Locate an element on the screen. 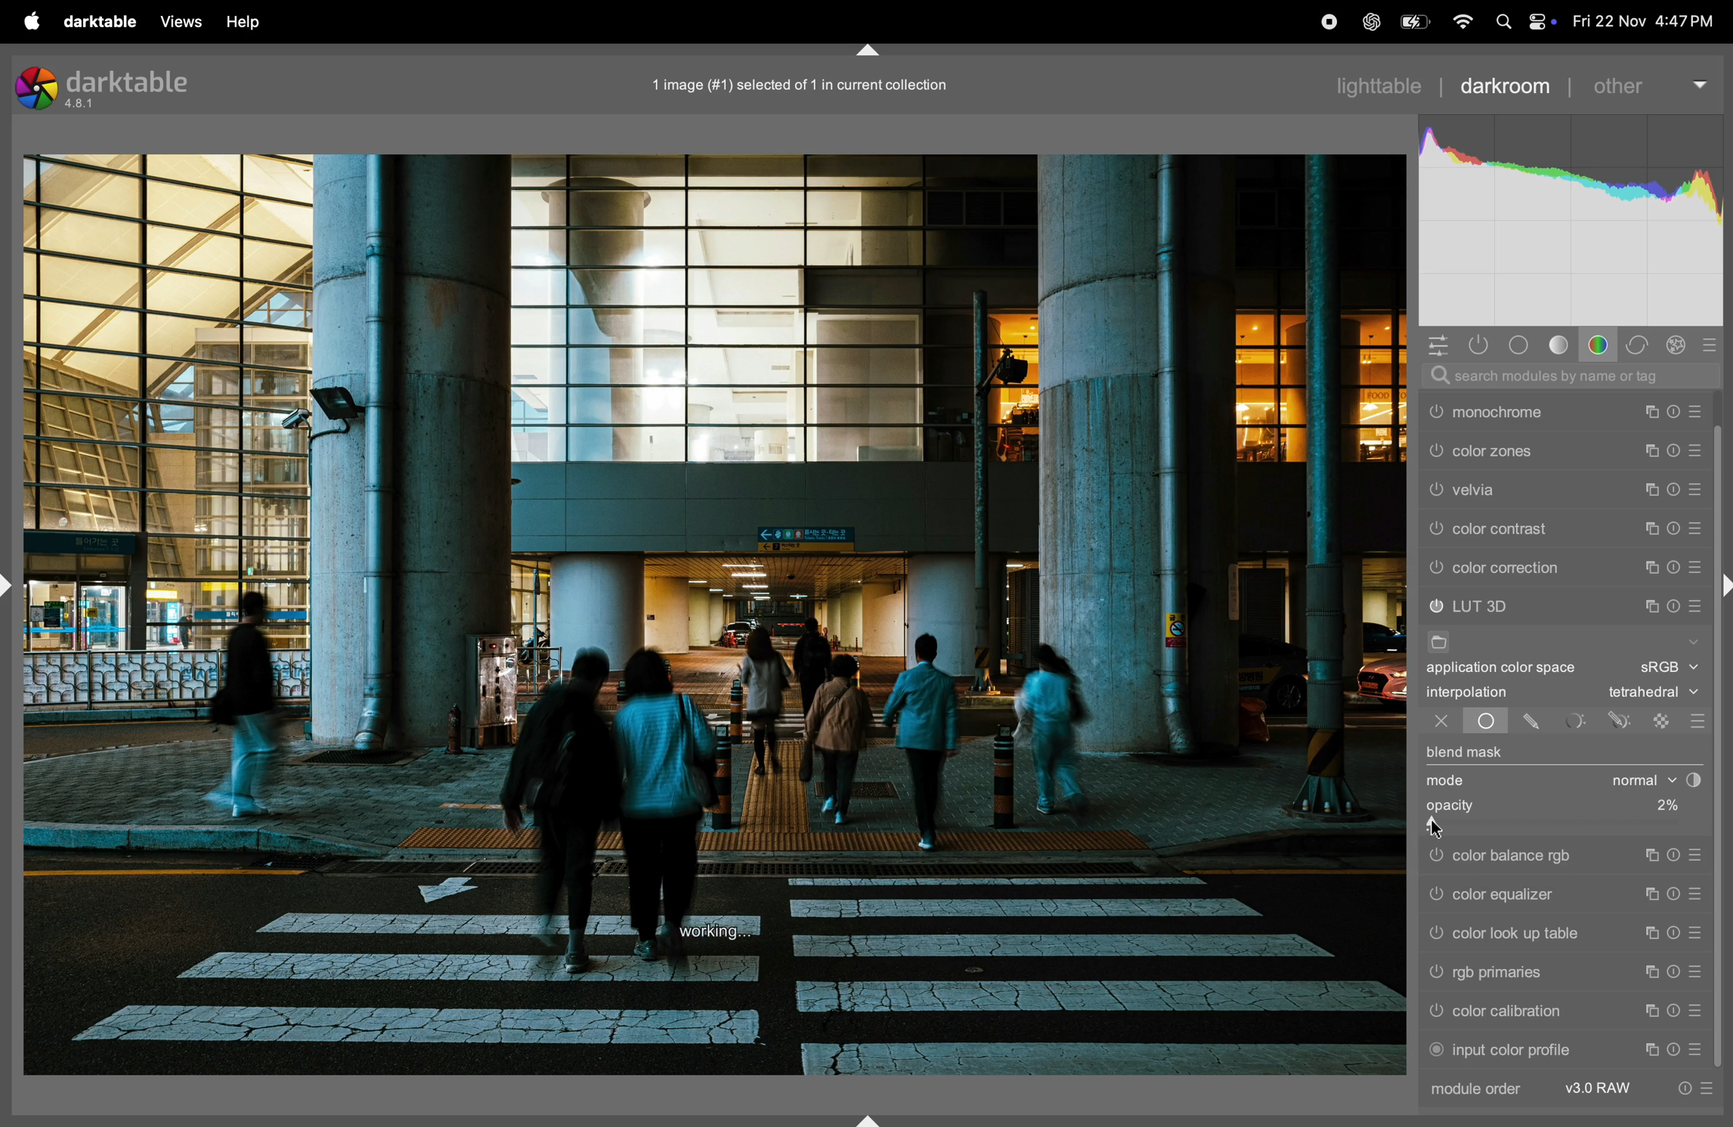 This screenshot has width=1733, height=1127. wifi is located at coordinates (1459, 21).